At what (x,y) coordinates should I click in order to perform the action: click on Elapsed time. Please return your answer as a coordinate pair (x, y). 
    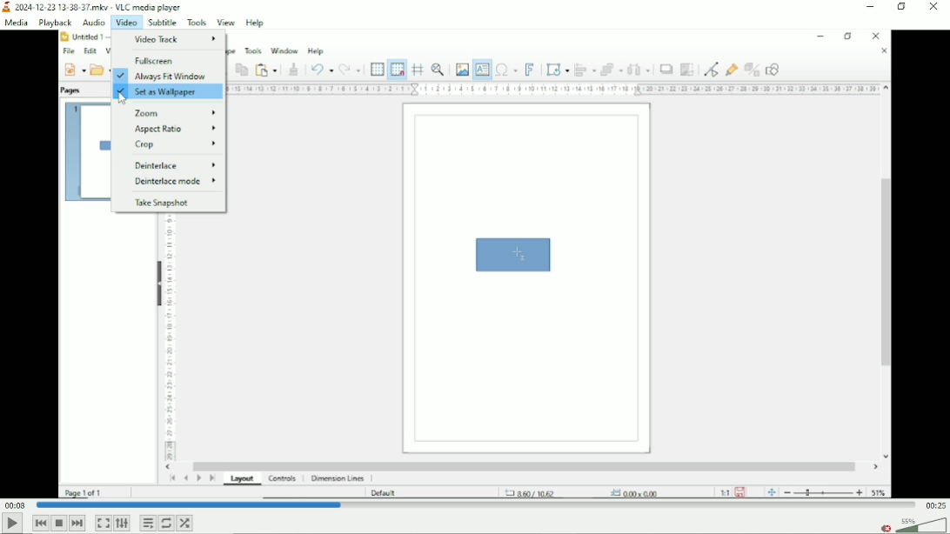
    Looking at the image, I should click on (16, 505).